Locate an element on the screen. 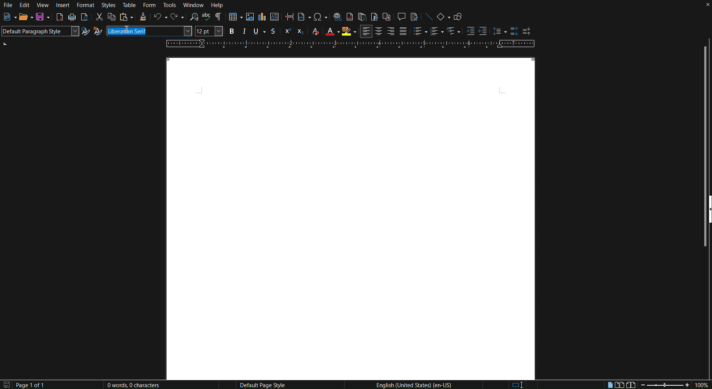 The height and width of the screenshot is (389, 712). Styles is located at coordinates (108, 5).